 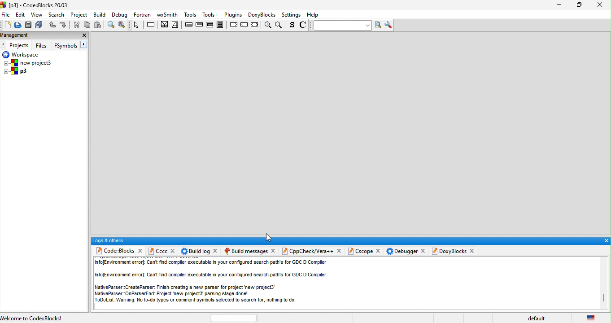 I want to click on United states (english), so click(x=592, y=317).